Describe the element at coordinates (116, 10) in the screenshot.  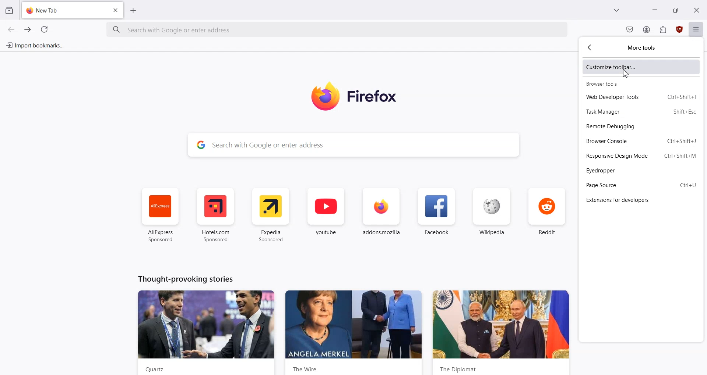
I see `Close Tab` at that location.